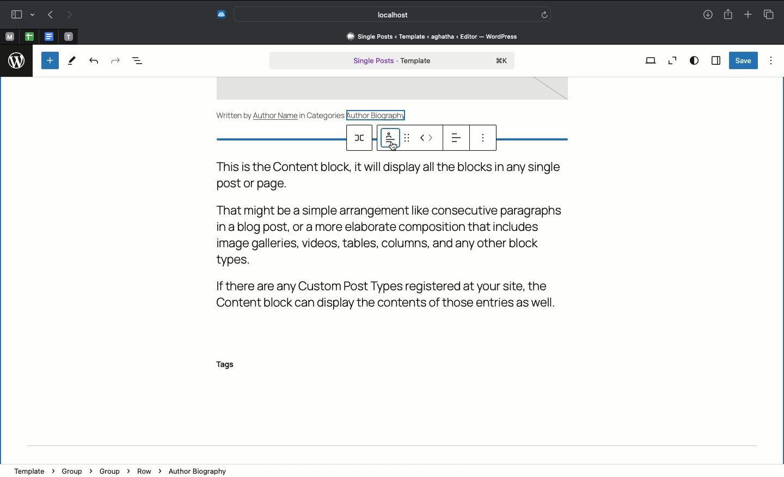  What do you see at coordinates (114, 60) in the screenshot?
I see `Redo` at bounding box center [114, 60].